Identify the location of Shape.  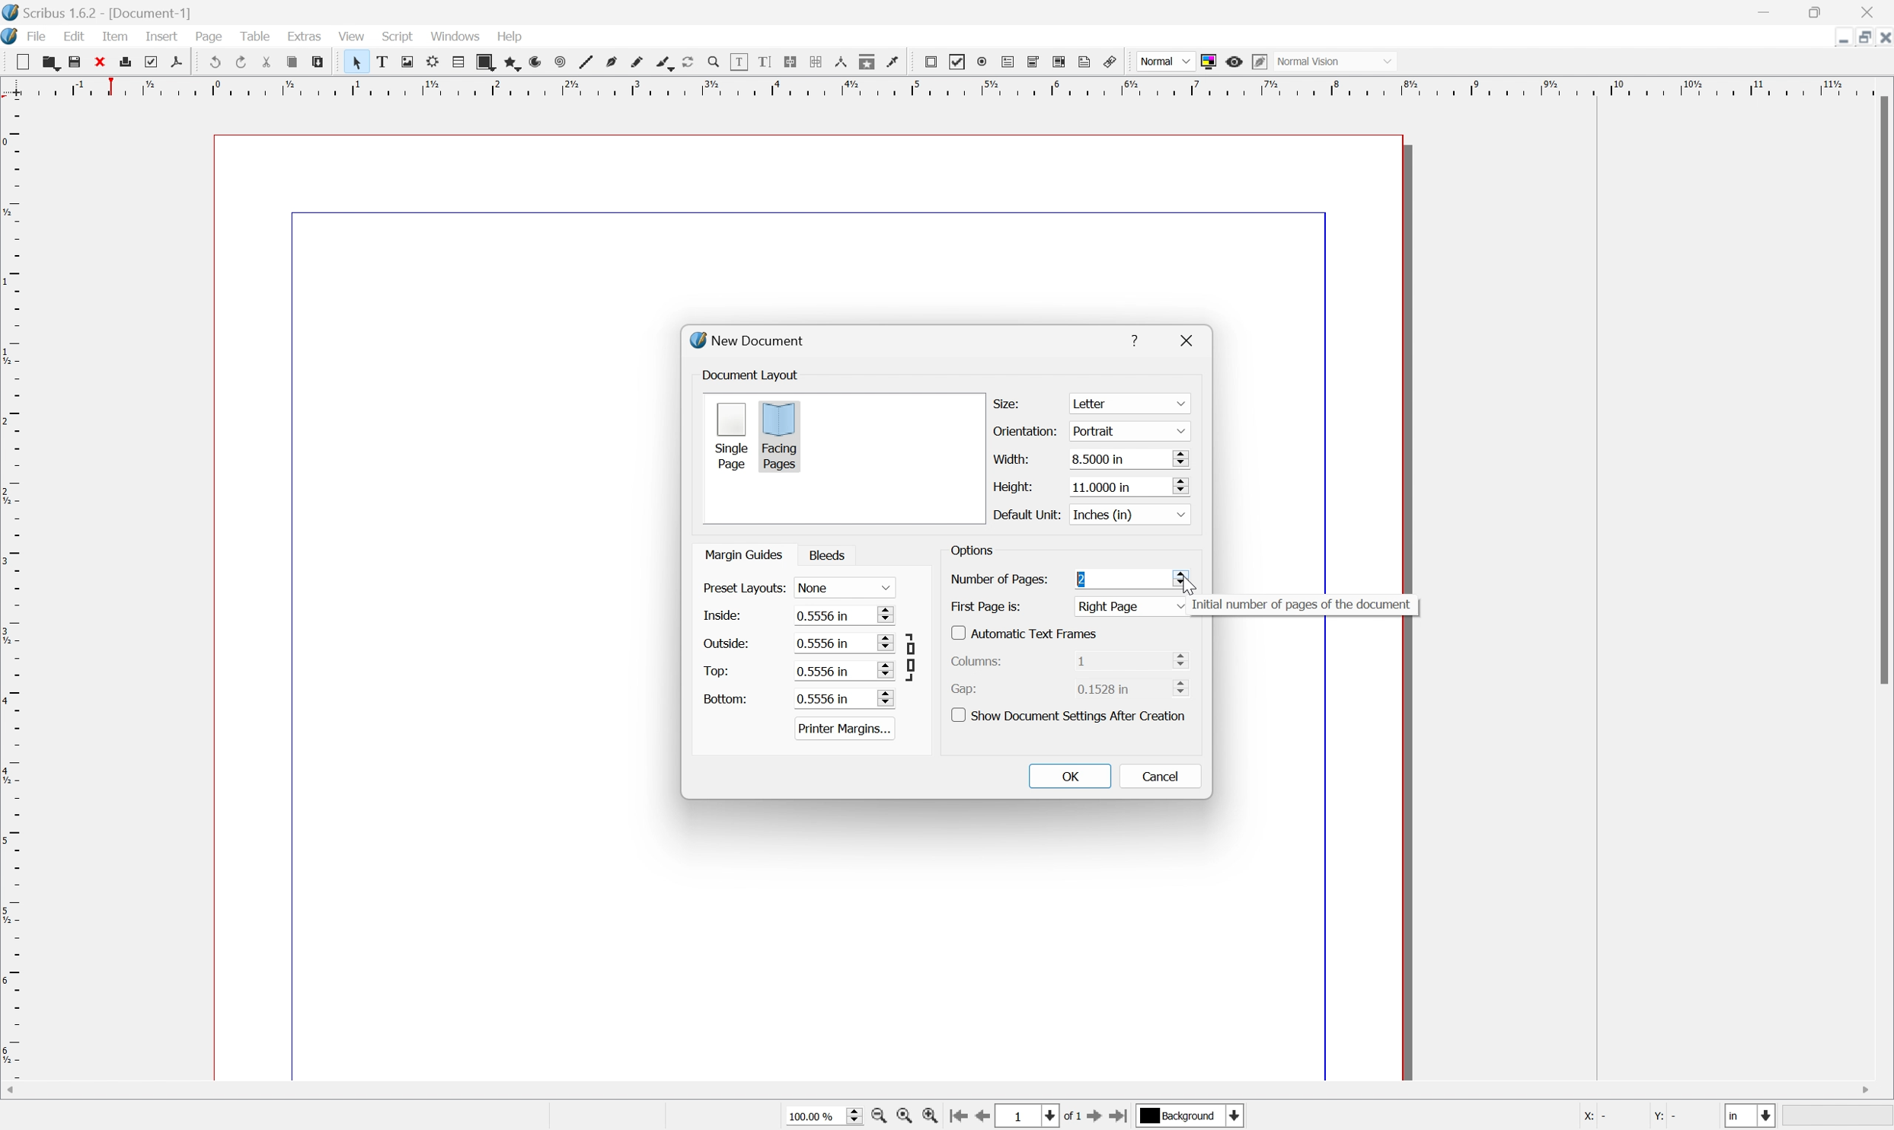
(481, 61).